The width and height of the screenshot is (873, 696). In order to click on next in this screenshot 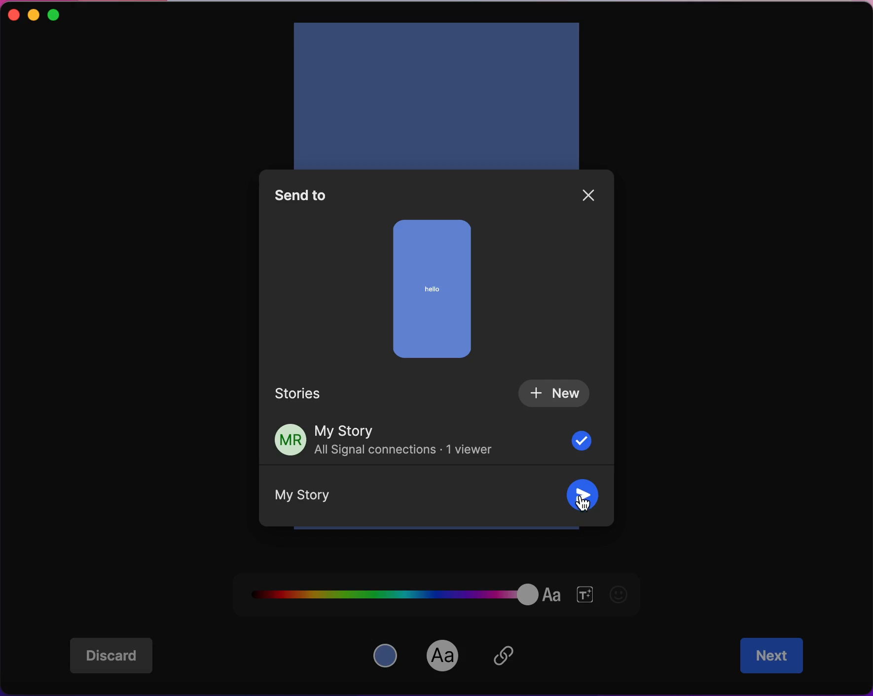, I will do `click(774, 656)`.